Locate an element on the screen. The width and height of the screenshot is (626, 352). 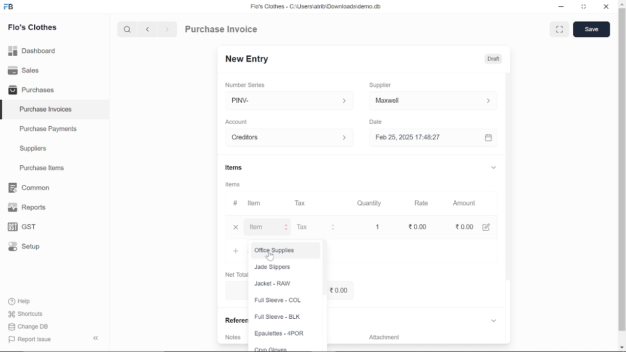
Tax is located at coordinates (306, 203).